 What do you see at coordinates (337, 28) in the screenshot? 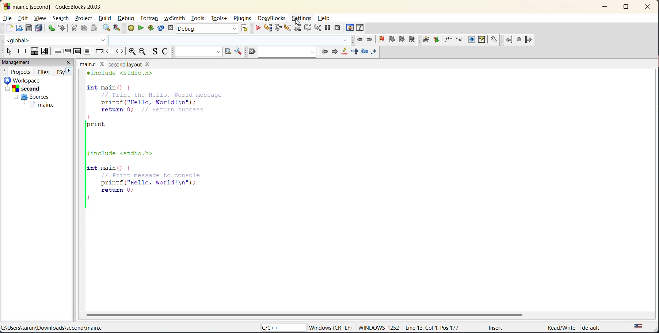
I see `stop debugger` at bounding box center [337, 28].